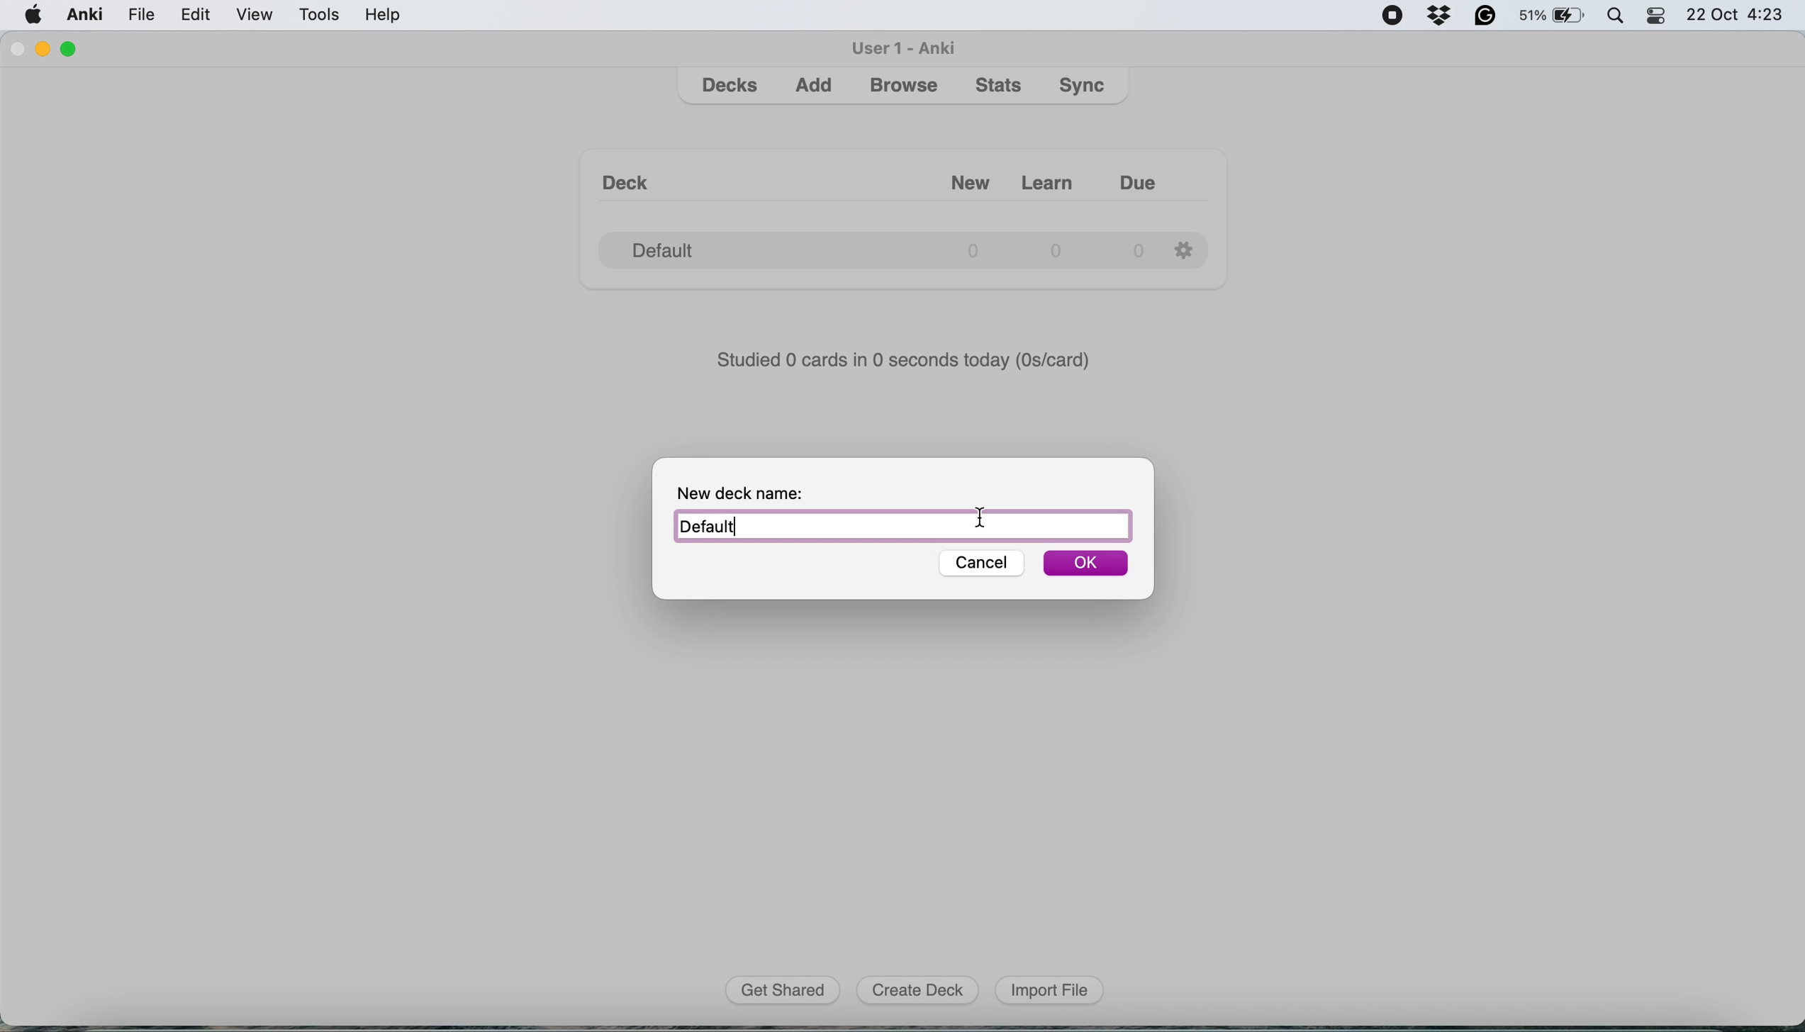 This screenshot has height=1032, width=1805. Describe the element at coordinates (85, 16) in the screenshot. I see `anki` at that location.